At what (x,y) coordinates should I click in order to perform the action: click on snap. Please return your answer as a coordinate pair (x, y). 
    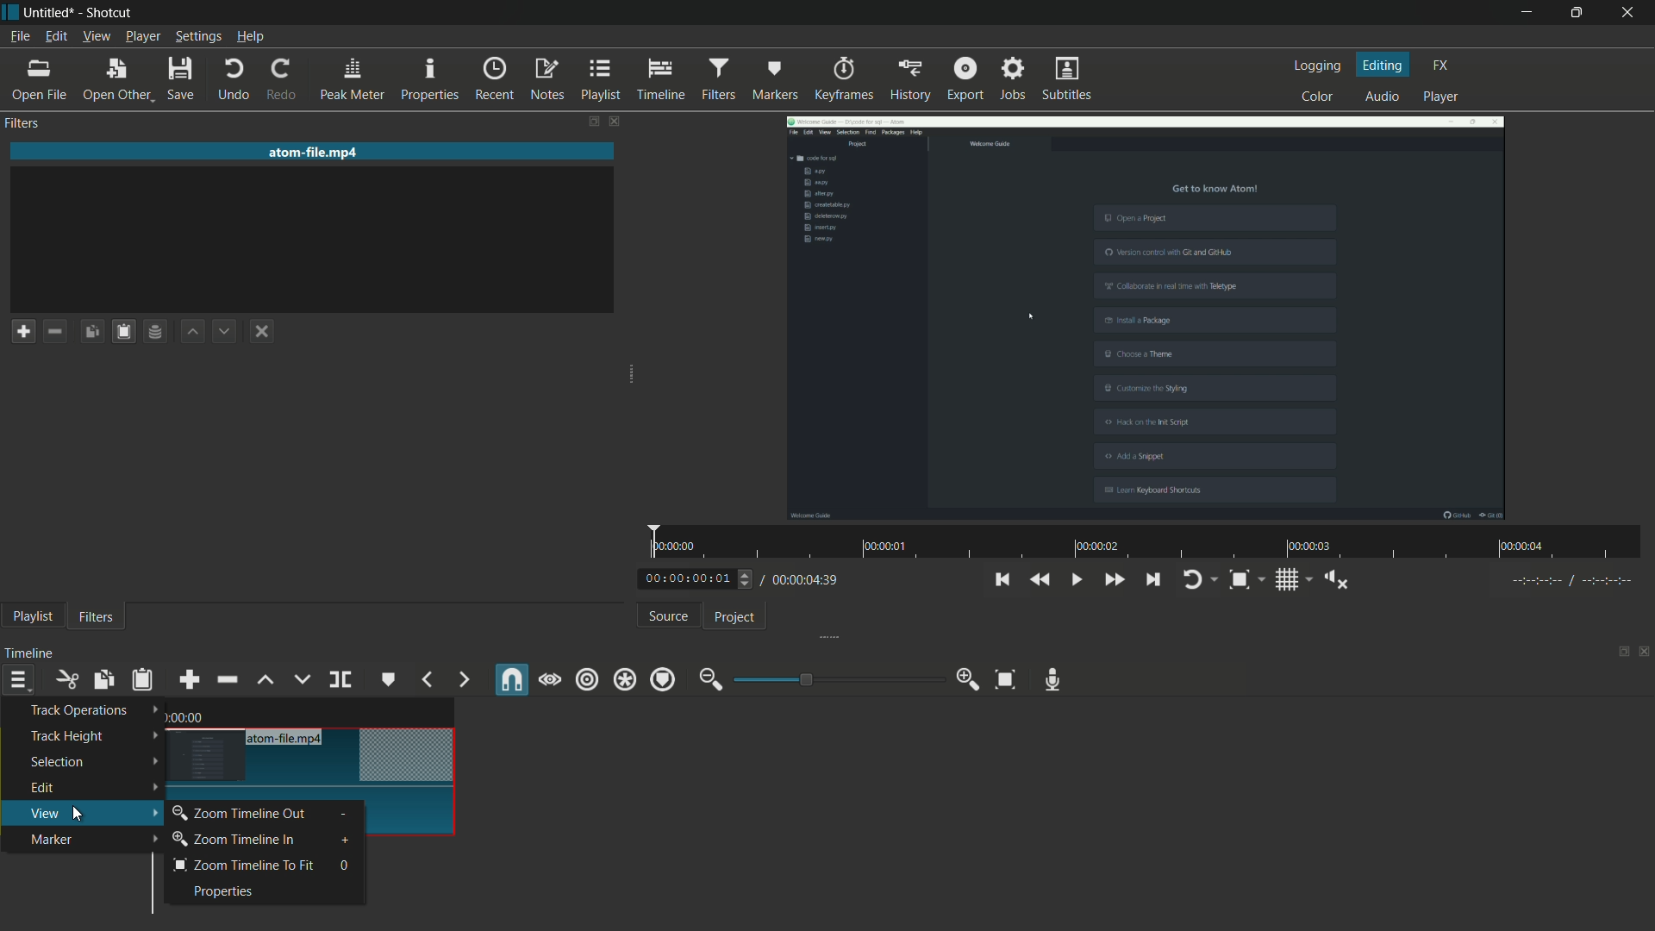
    Looking at the image, I should click on (509, 679).